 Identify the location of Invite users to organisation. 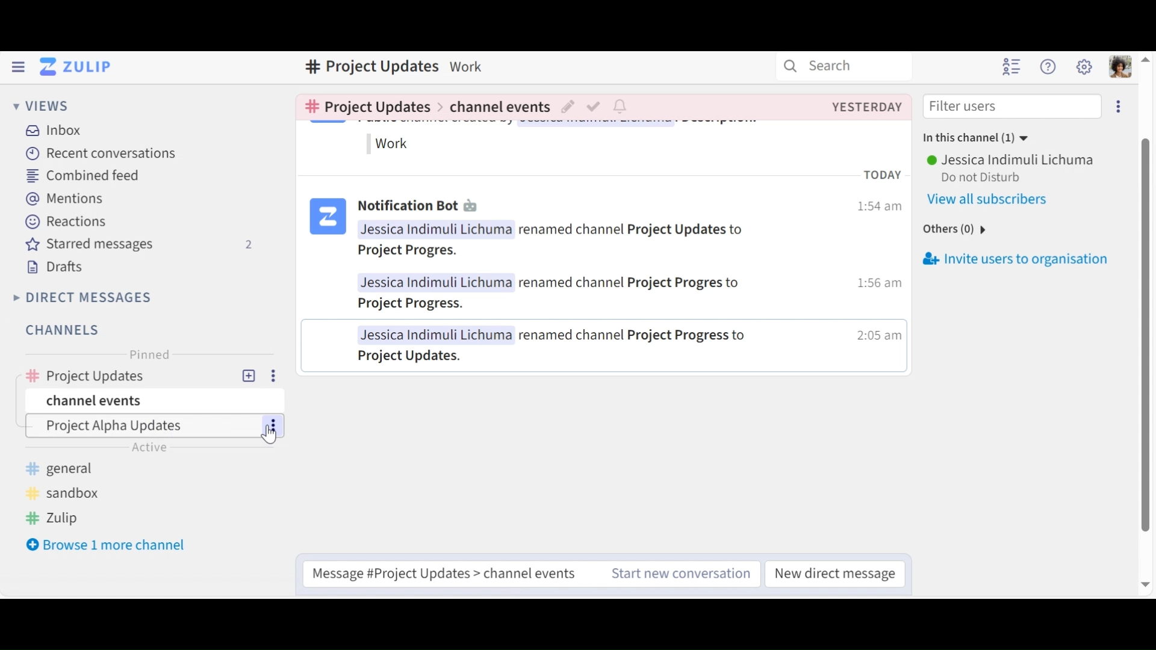
(1119, 107).